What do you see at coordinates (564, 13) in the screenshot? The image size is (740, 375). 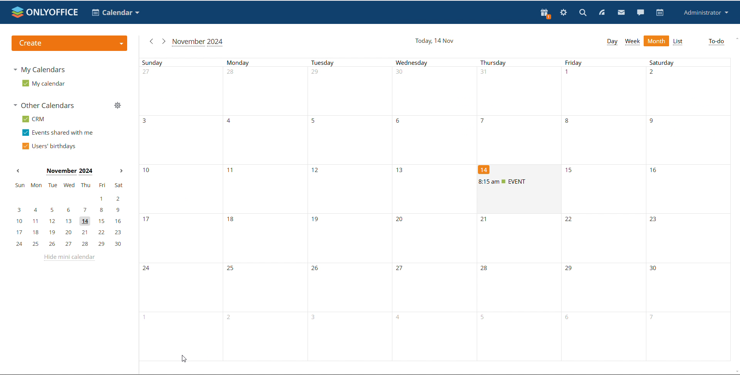 I see `settings` at bounding box center [564, 13].